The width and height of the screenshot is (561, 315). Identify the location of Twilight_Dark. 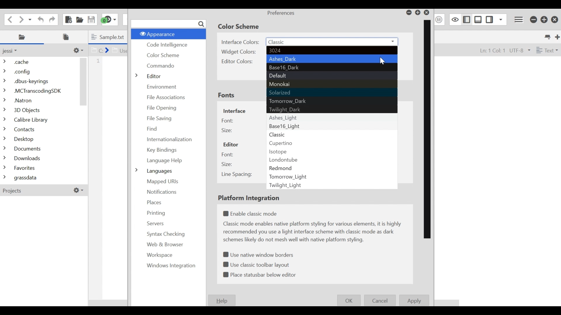
(332, 110).